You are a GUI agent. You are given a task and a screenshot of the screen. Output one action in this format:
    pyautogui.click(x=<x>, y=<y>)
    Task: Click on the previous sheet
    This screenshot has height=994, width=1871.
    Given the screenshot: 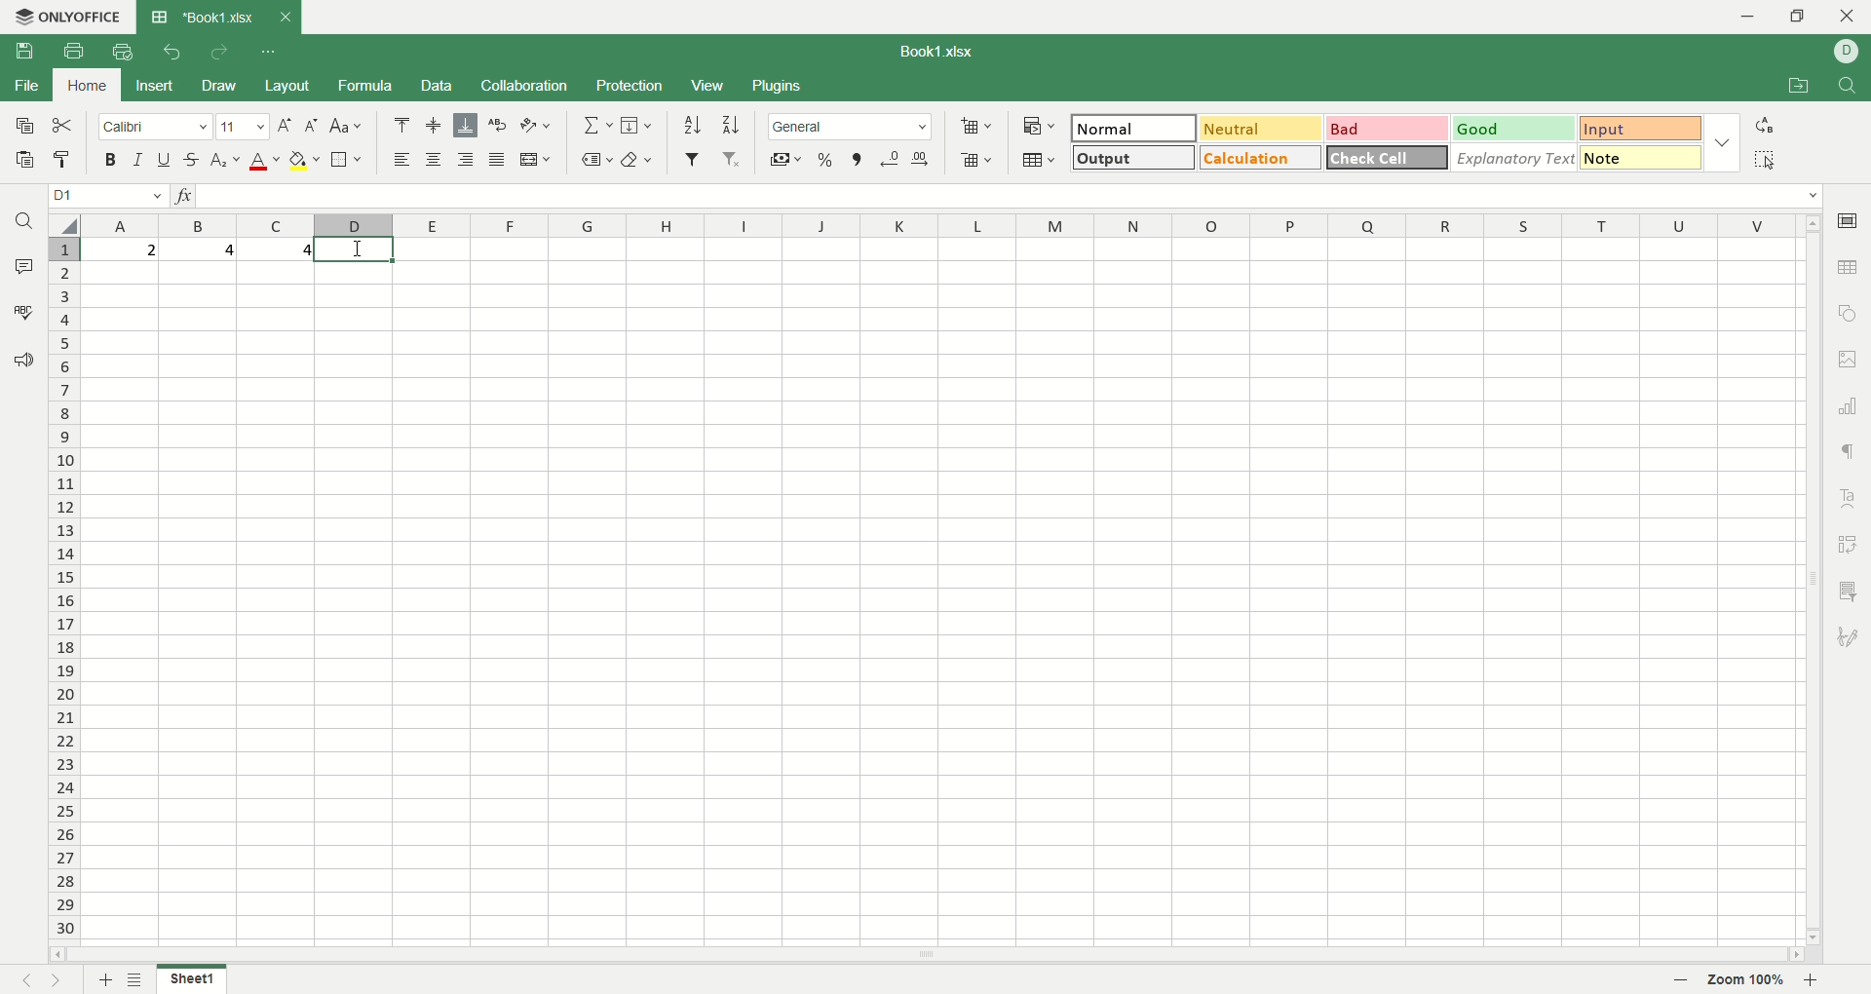 What is the action you would take?
    pyautogui.click(x=21, y=982)
    